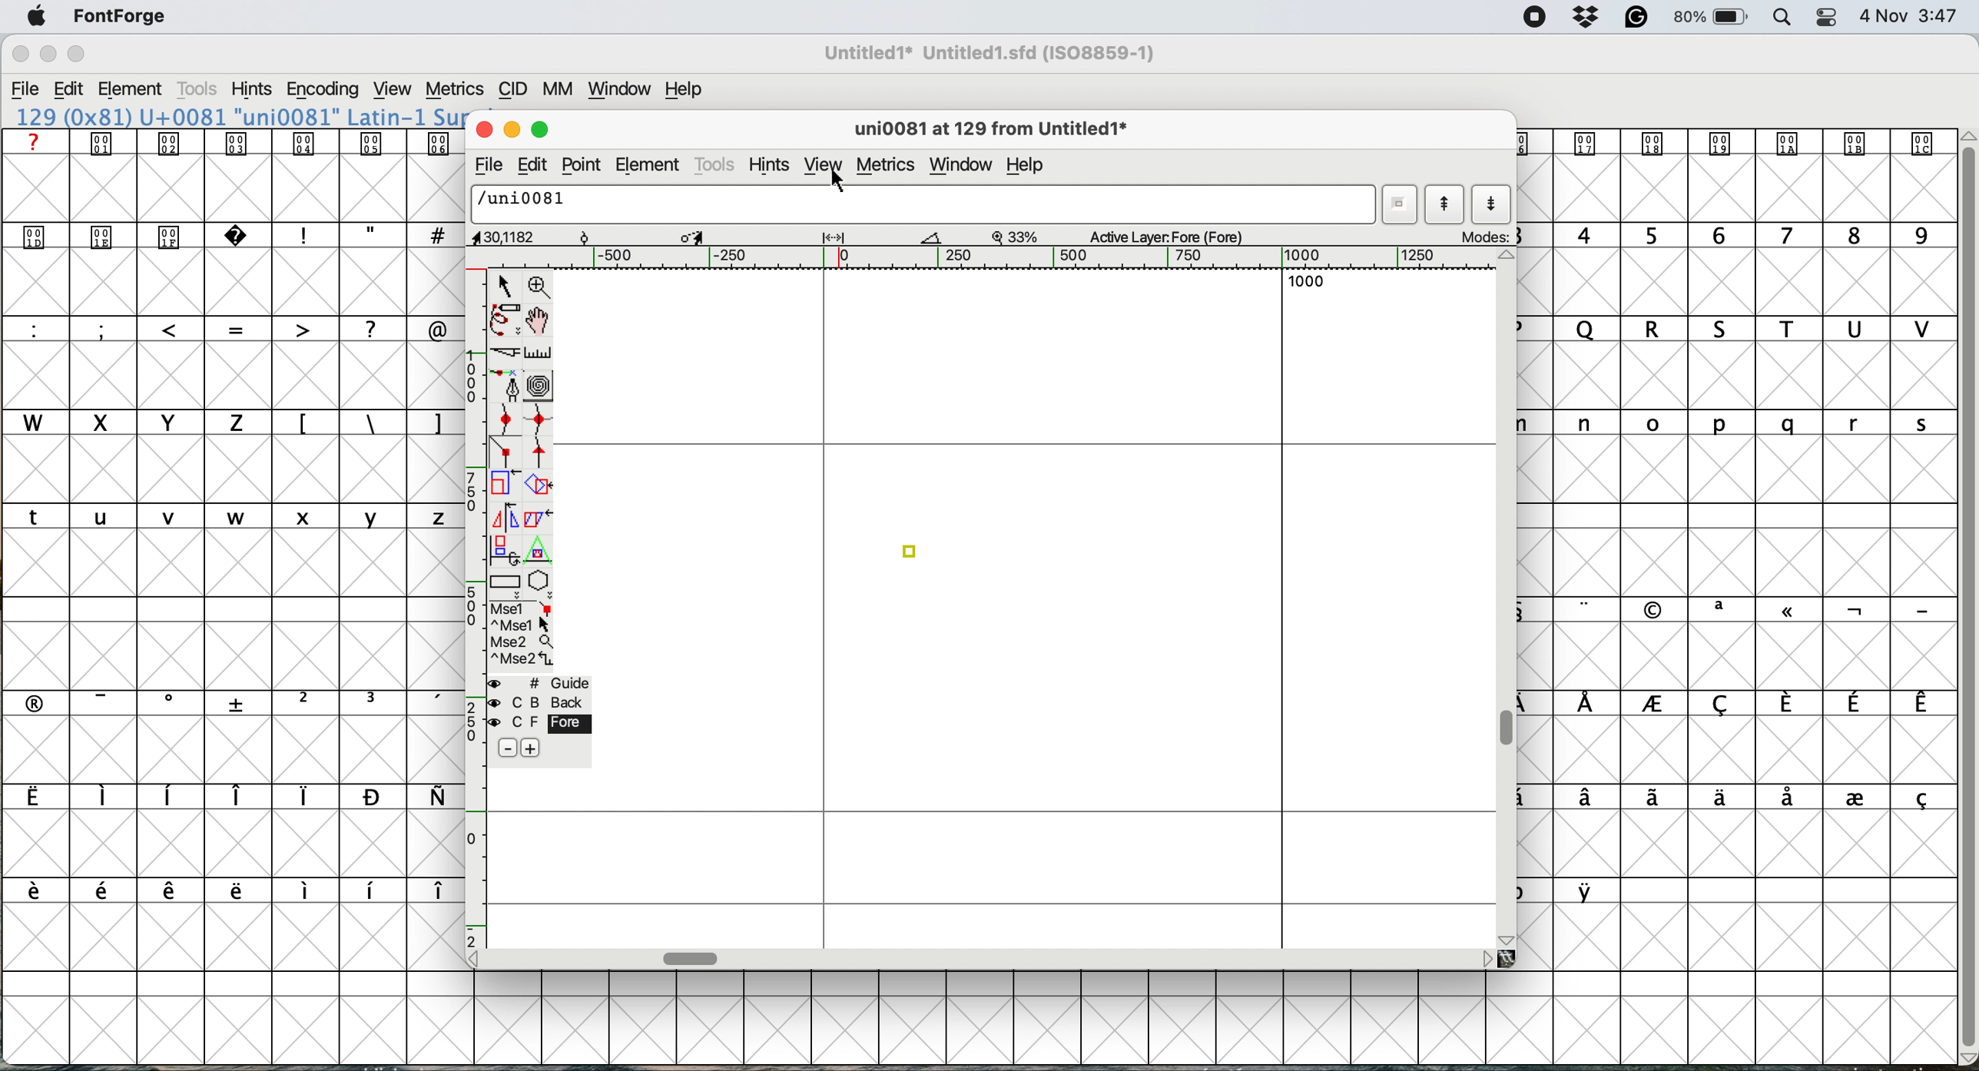 The image size is (1979, 1071). Describe the element at coordinates (1487, 960) in the screenshot. I see `Scroll Button` at that location.